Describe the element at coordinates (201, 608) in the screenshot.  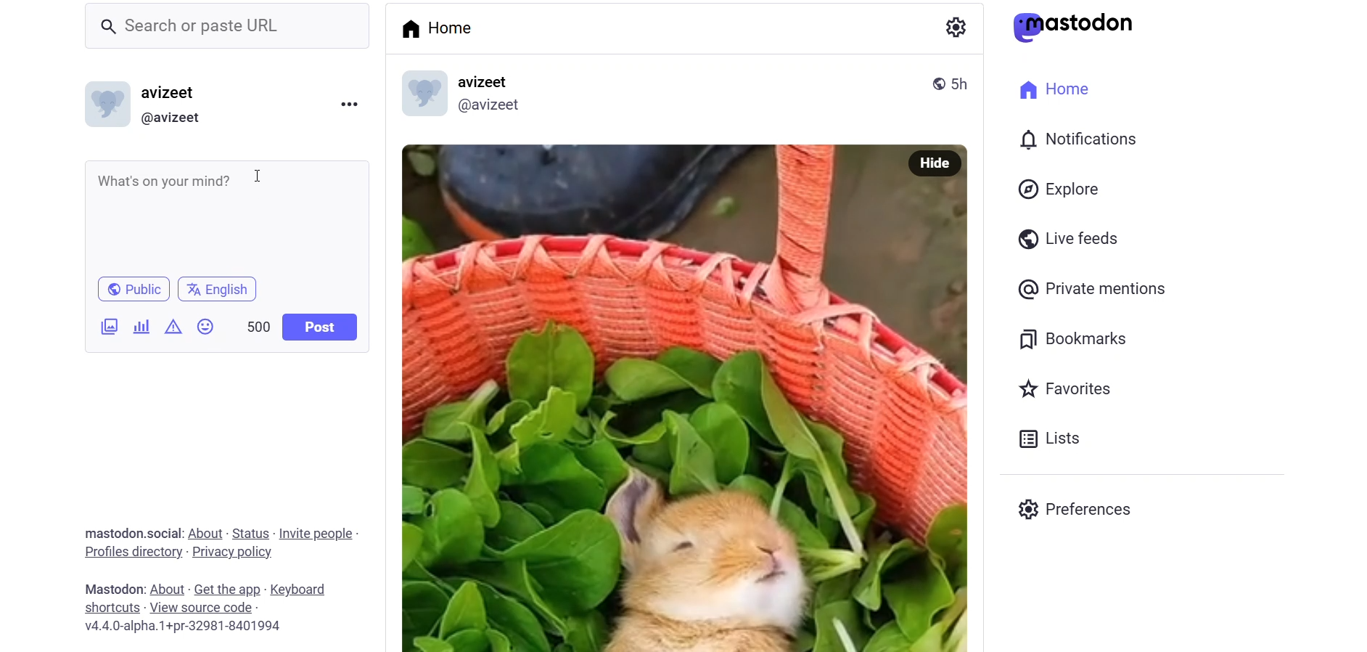
I see `source code` at that location.